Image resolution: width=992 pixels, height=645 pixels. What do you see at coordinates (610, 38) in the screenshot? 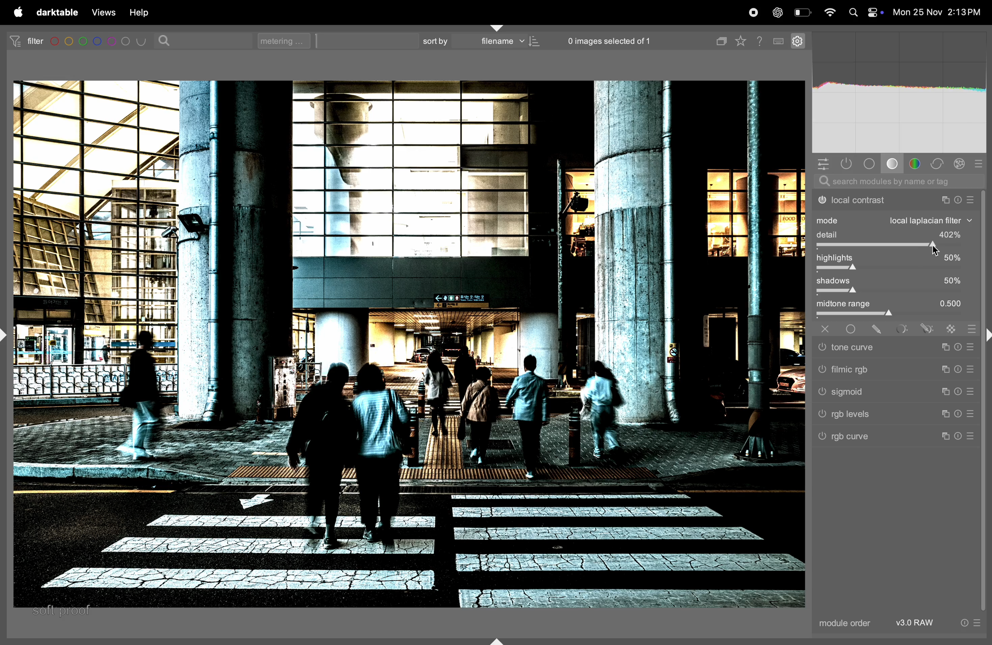
I see `0 images selected of 1` at bounding box center [610, 38].